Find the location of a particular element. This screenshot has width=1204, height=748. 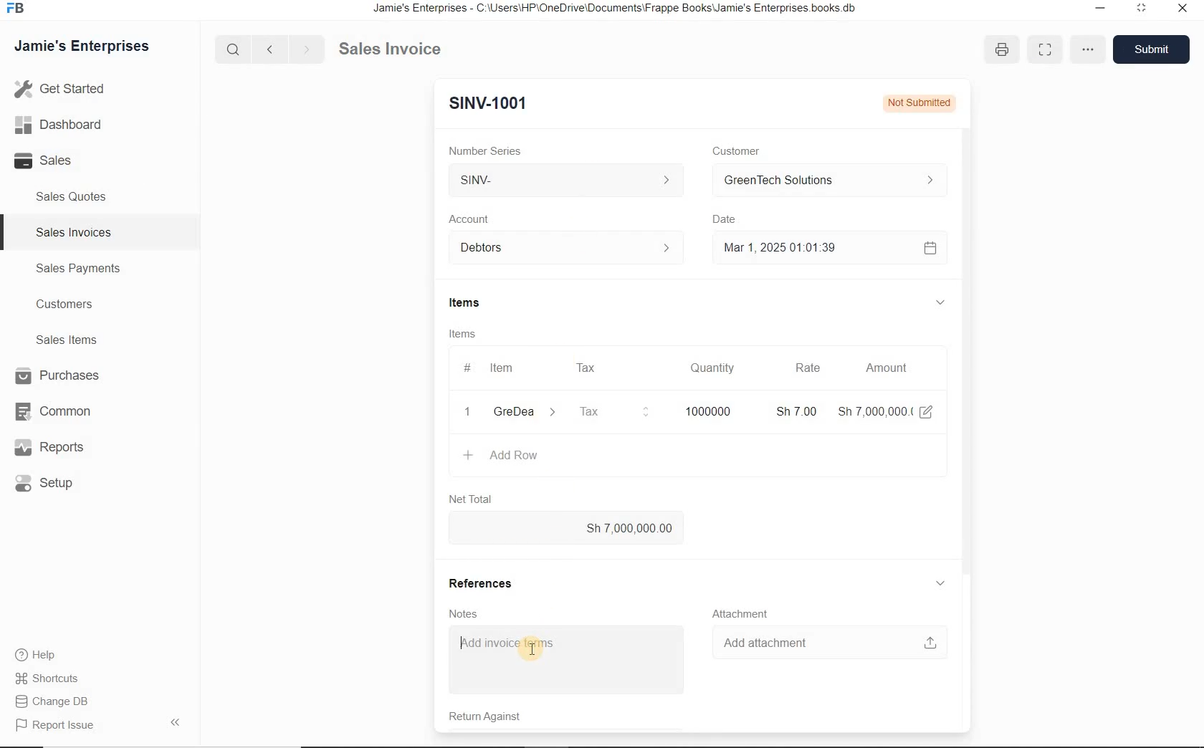

Debtors is located at coordinates (559, 248).